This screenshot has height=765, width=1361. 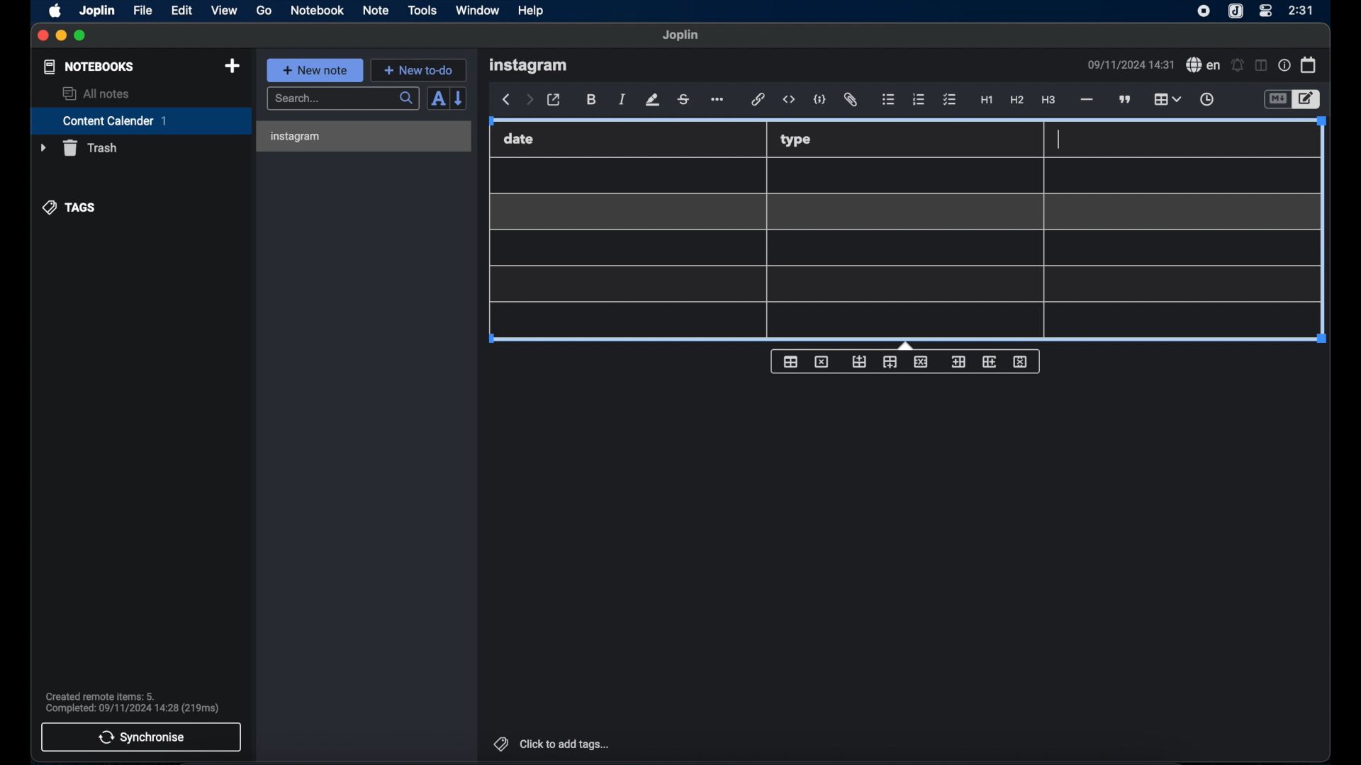 I want to click on Table, so click(x=903, y=245).